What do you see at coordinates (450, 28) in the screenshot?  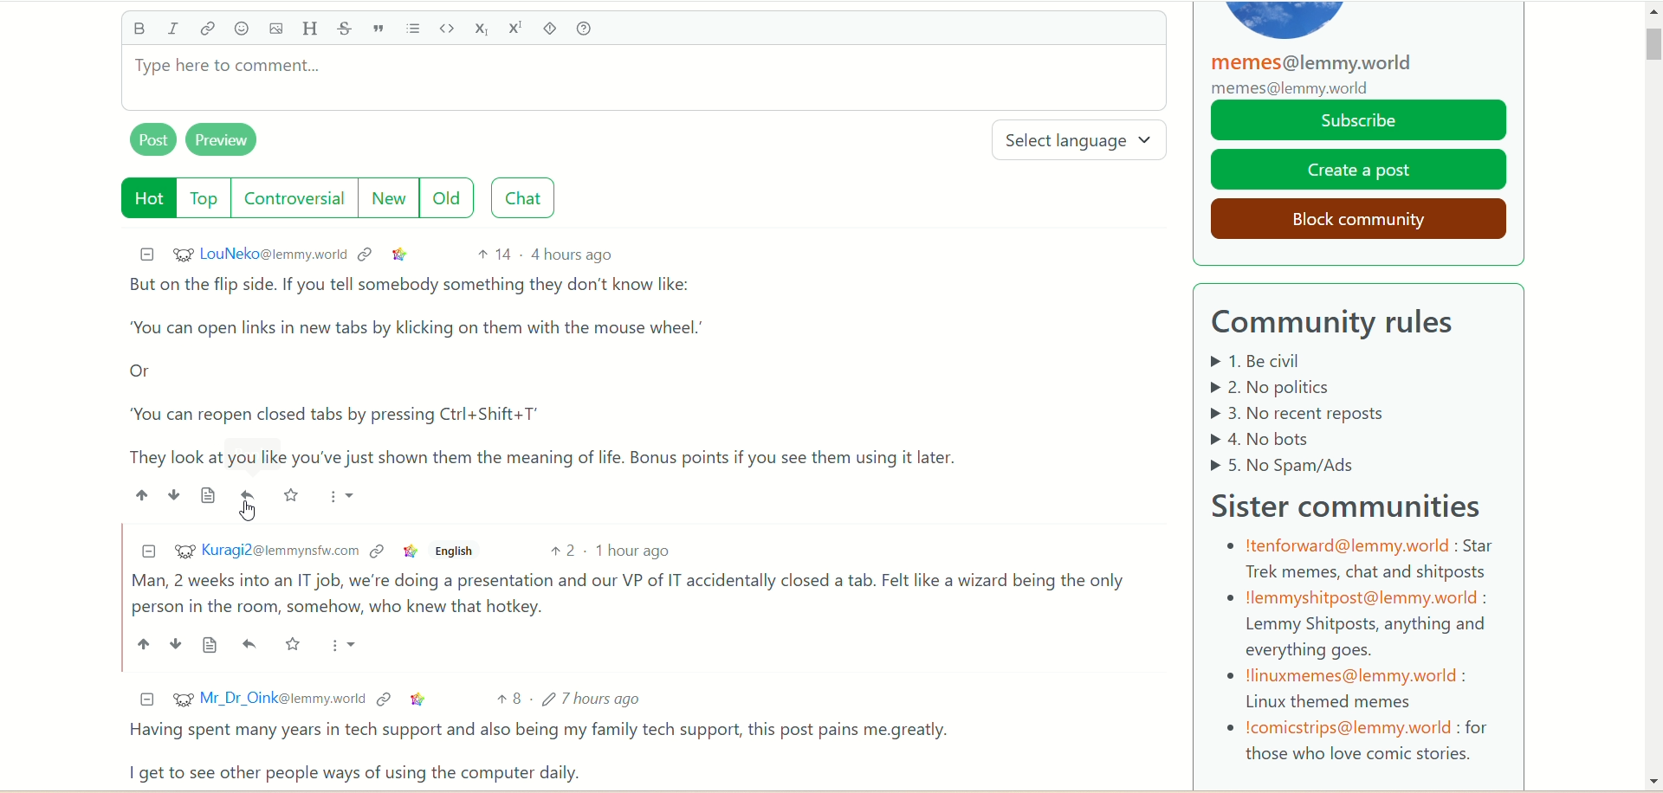 I see `code` at bounding box center [450, 28].